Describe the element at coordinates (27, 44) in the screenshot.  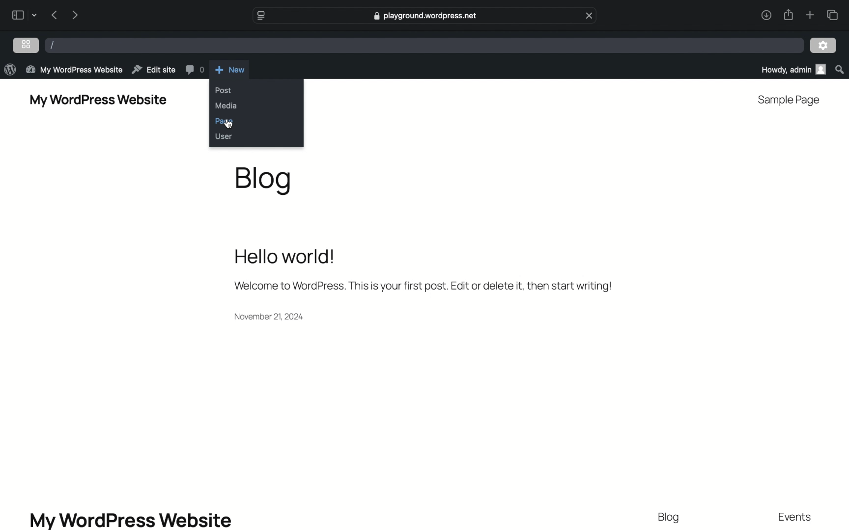
I see `grid  view` at that location.